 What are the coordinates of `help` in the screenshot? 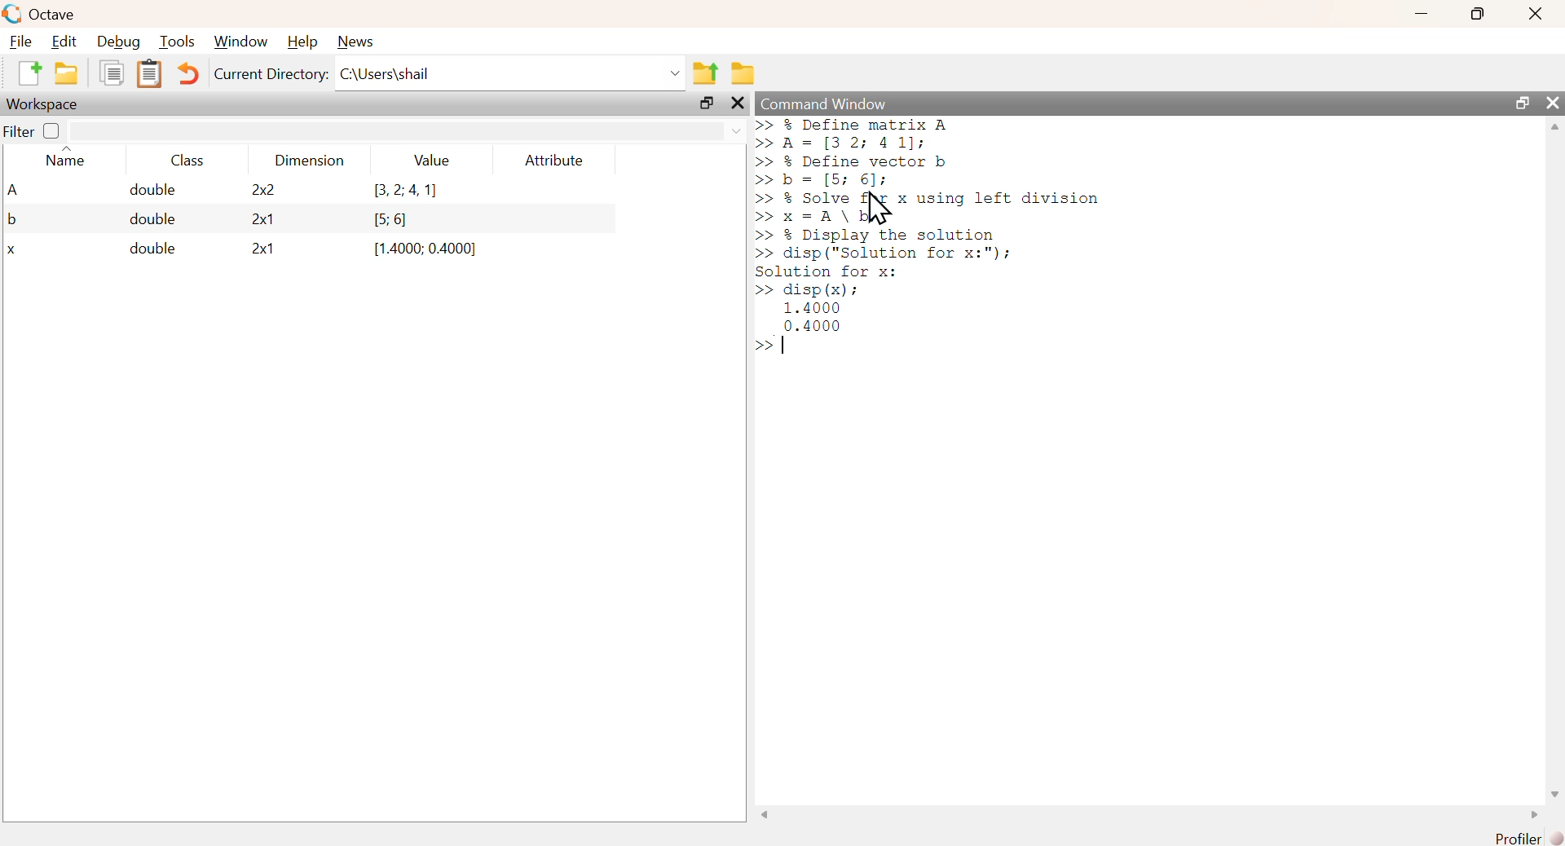 It's located at (302, 42).